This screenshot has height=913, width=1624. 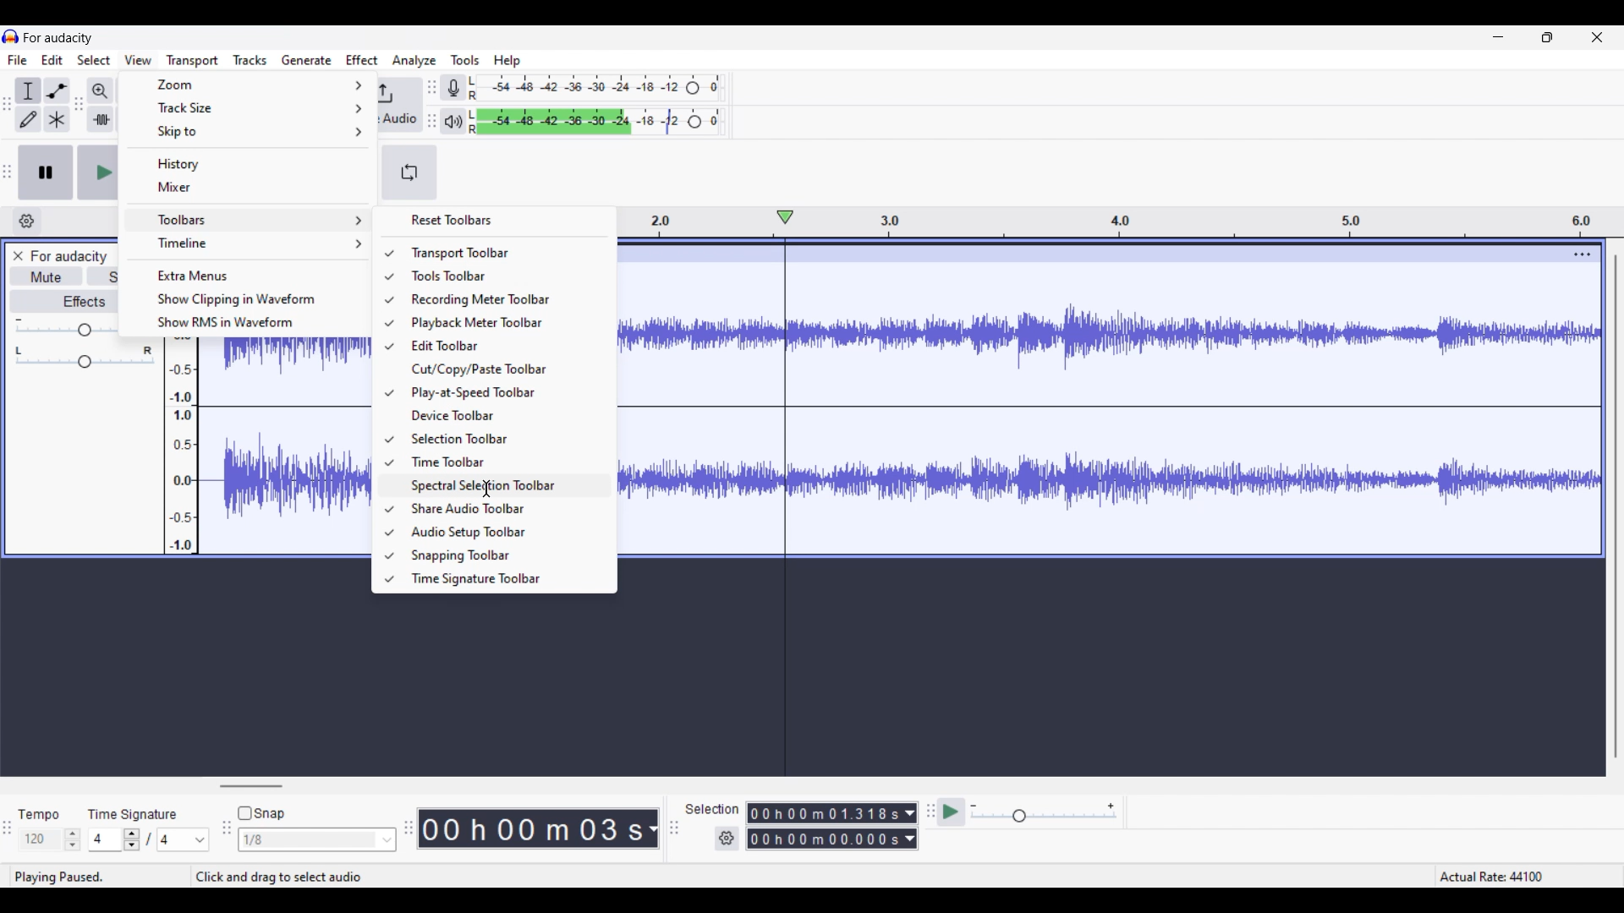 I want to click on Time toolbar, so click(x=502, y=462).